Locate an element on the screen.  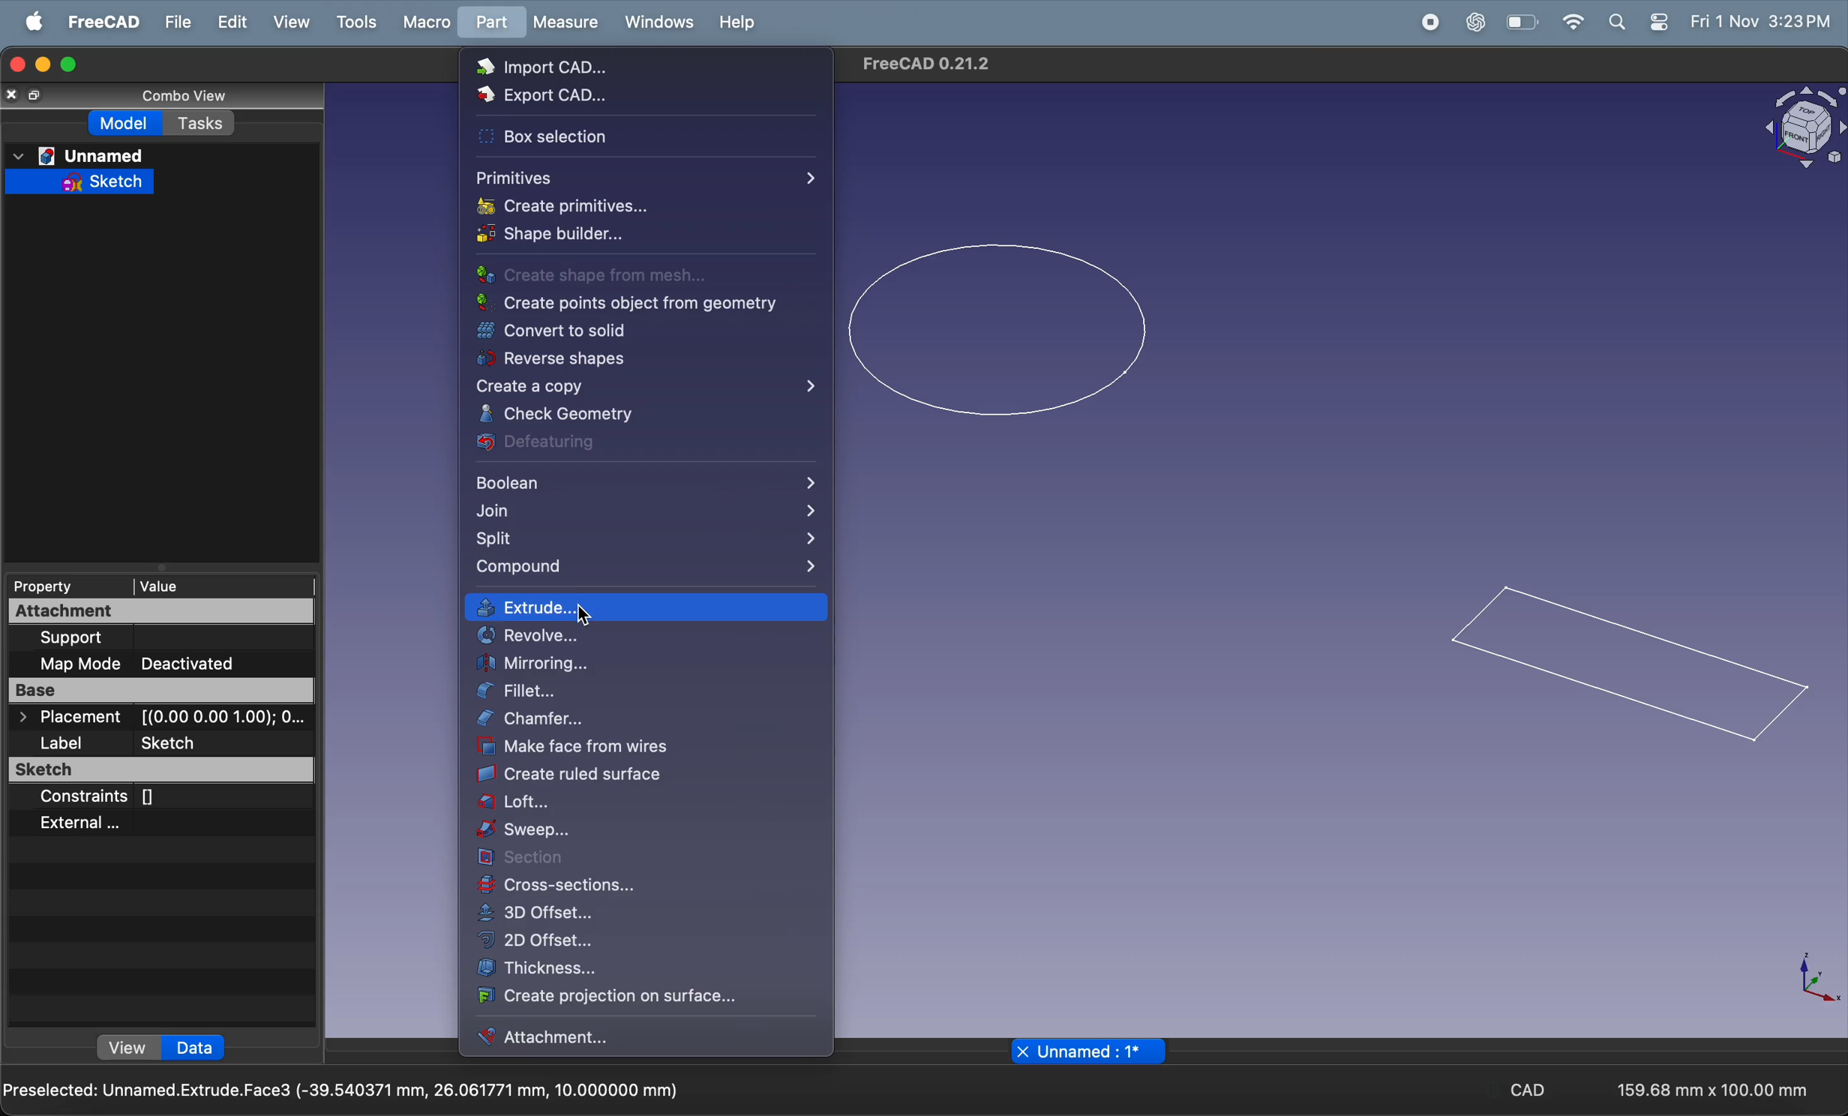
Create primitives... is located at coordinates (564, 205).